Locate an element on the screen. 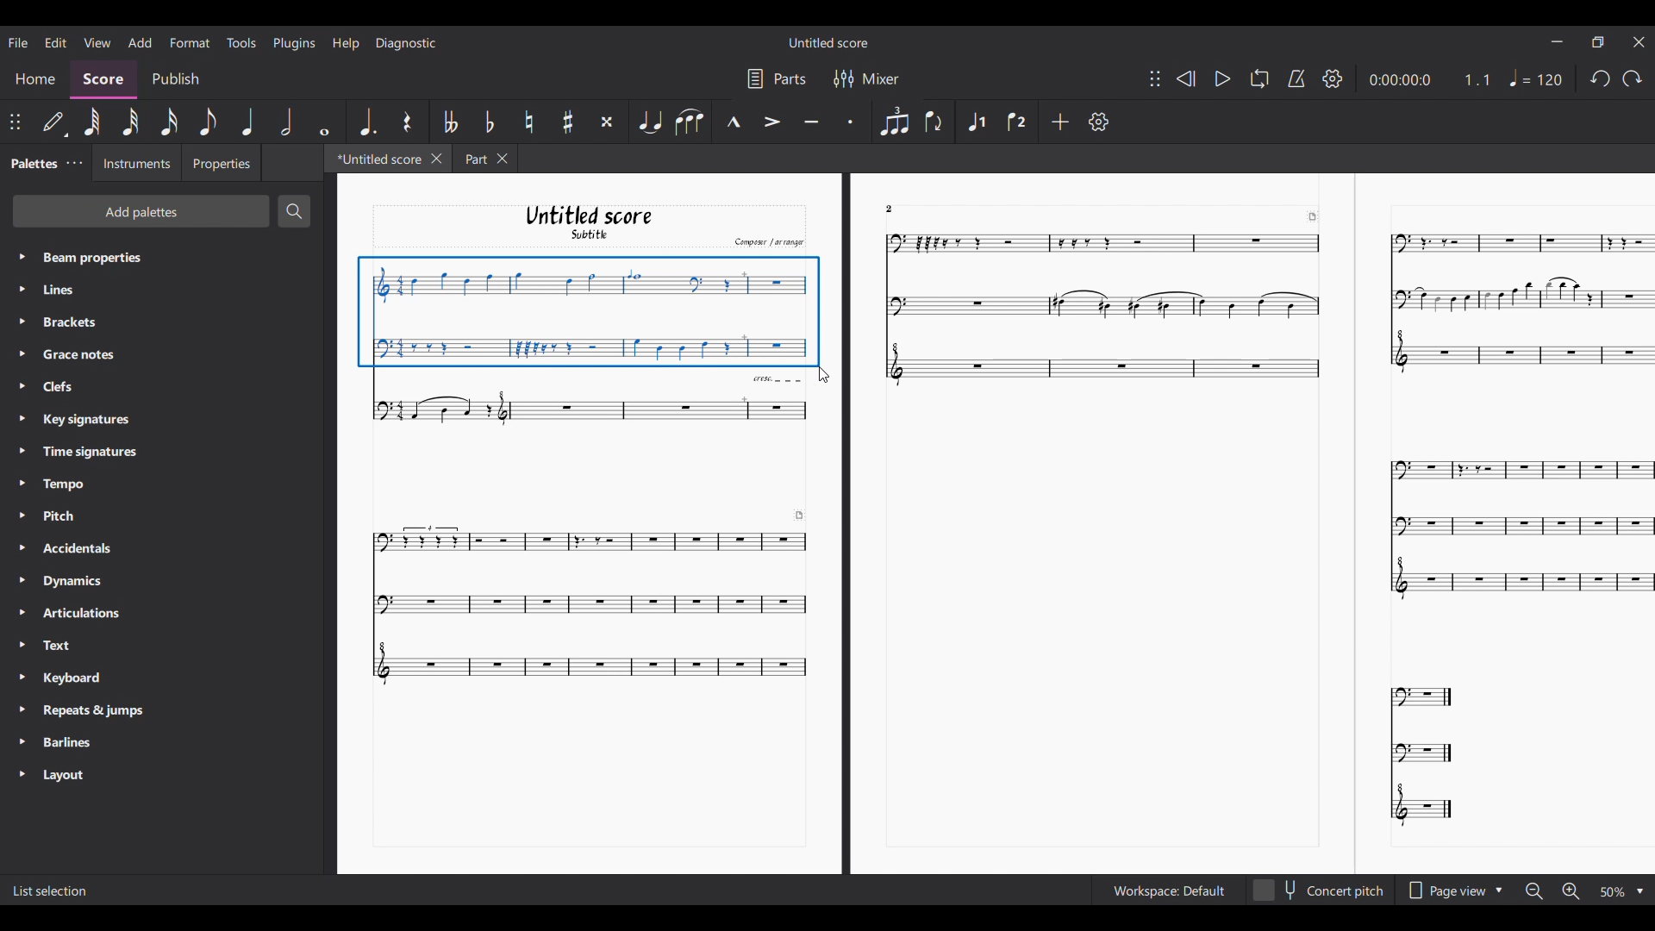  Tuplet is located at coordinates (893, 121).